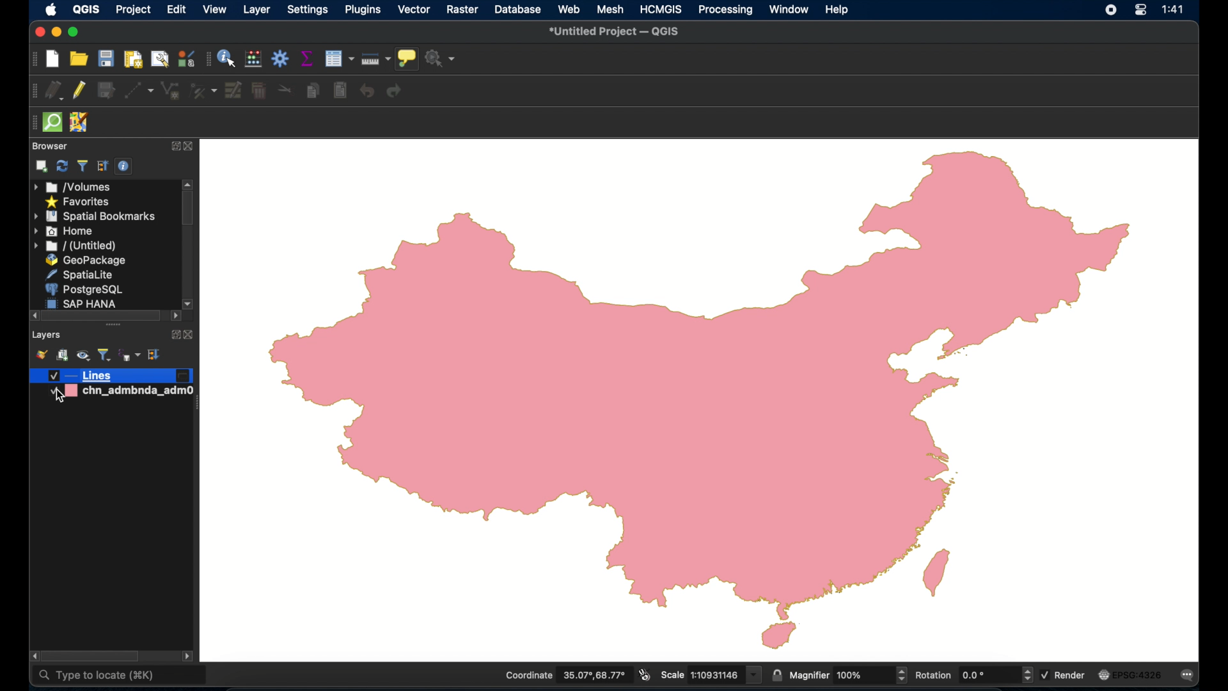 The image size is (1228, 691). Describe the element at coordinates (565, 675) in the screenshot. I see `coordinate` at that location.